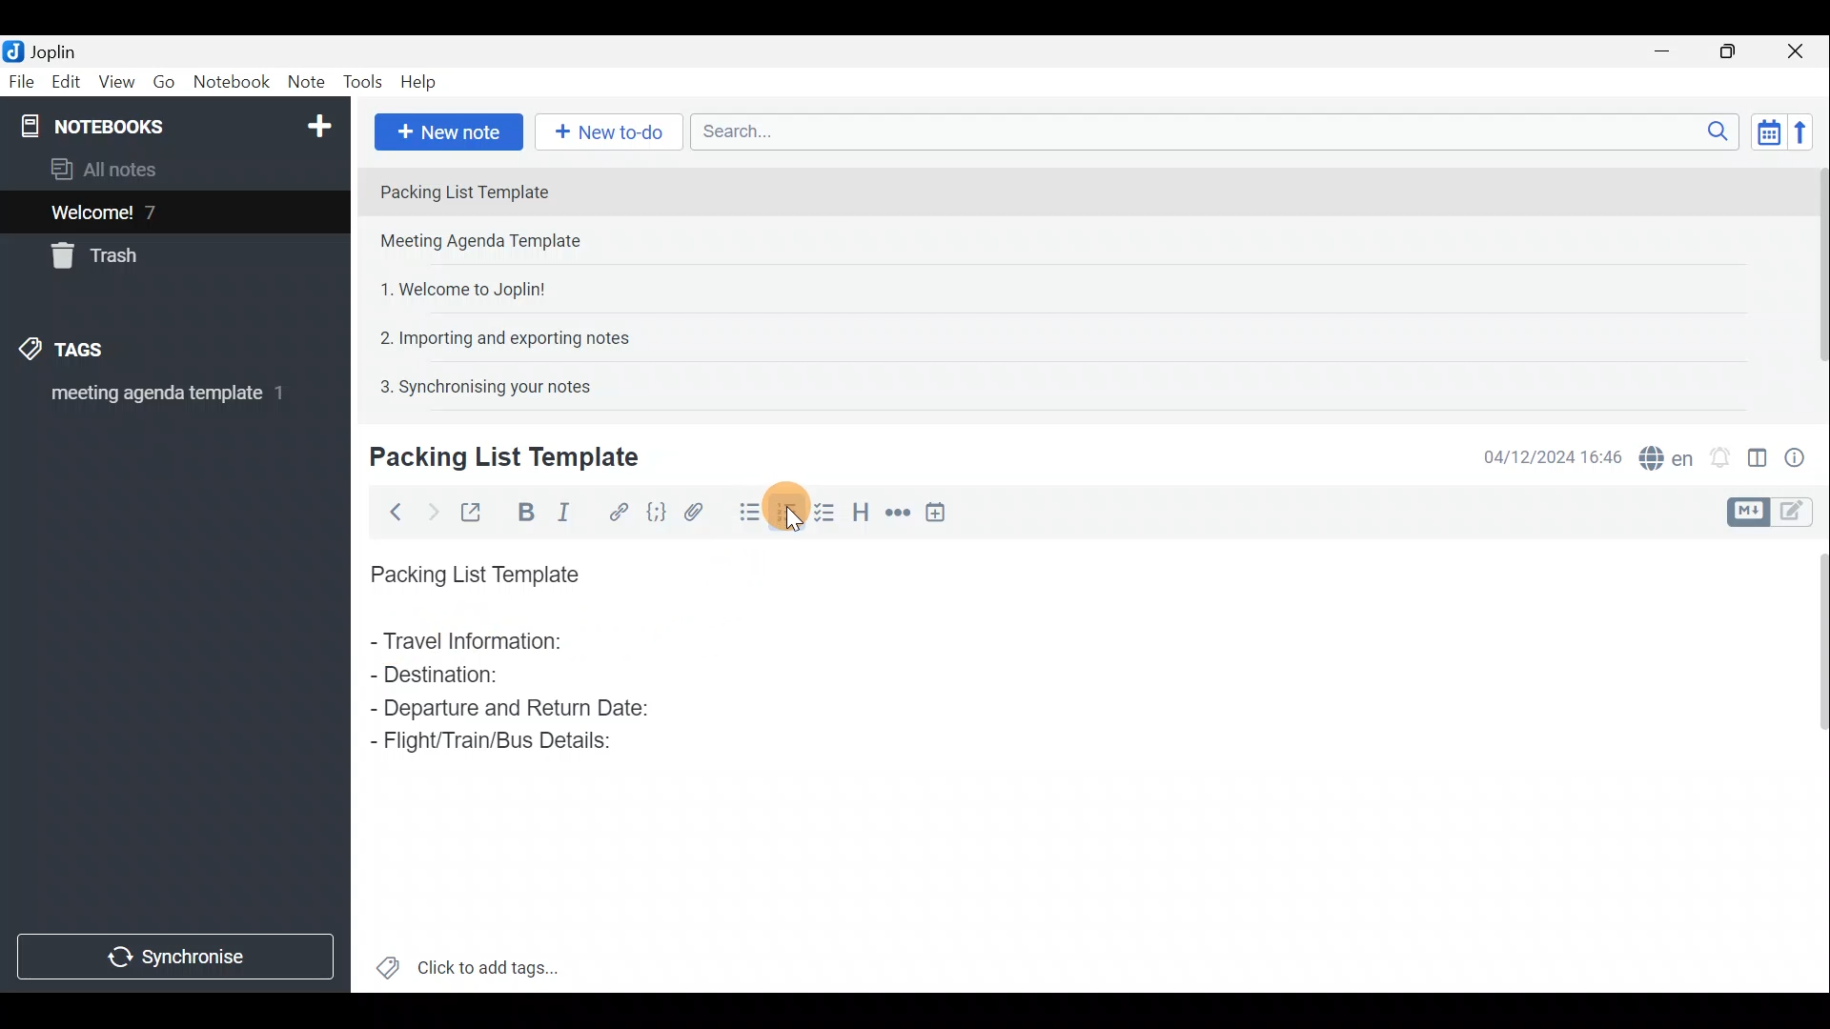 Image resolution: width=1830 pixels, height=1029 pixels. What do you see at coordinates (497, 742) in the screenshot?
I see `Flight/Train/Bus Details:` at bounding box center [497, 742].